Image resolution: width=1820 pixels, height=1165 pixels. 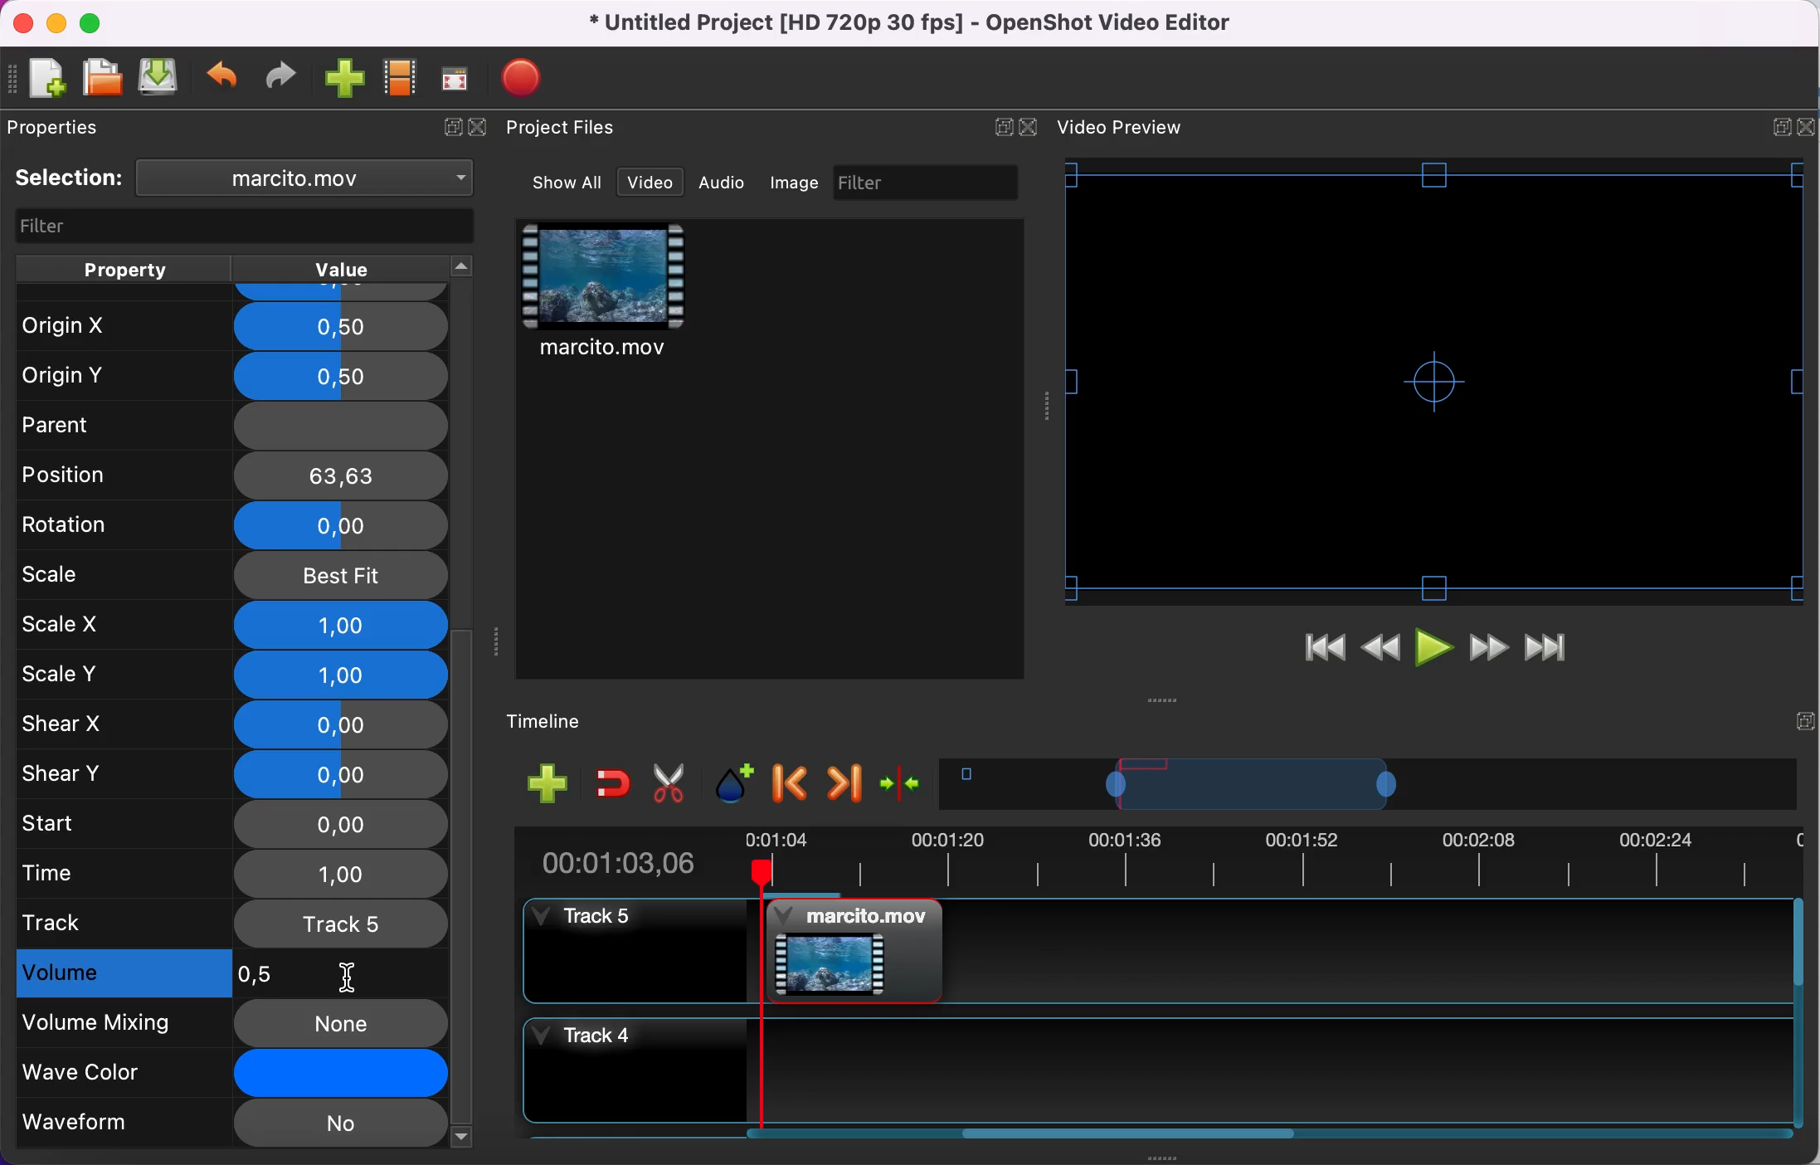 I want to click on rotation 0, so click(x=232, y=528).